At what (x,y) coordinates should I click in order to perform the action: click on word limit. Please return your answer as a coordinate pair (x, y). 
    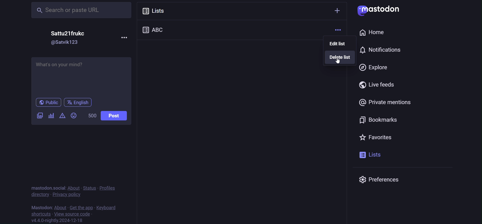
    Looking at the image, I should click on (91, 115).